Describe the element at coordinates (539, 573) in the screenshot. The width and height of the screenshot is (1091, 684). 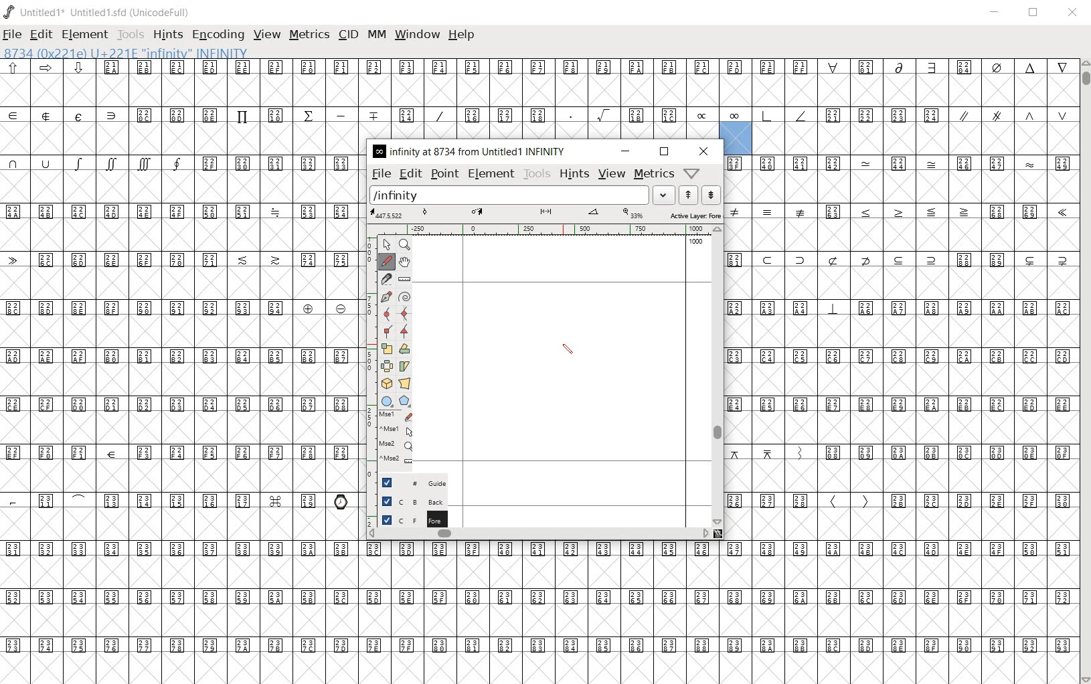
I see `empty glyph slots` at that location.